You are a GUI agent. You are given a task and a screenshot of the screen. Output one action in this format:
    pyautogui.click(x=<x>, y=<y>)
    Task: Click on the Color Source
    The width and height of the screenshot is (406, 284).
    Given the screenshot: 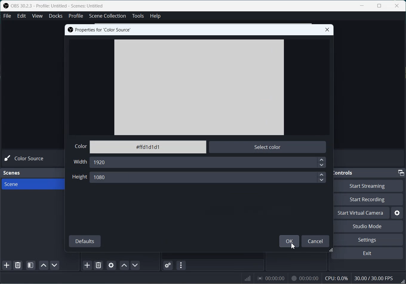 What is the action you would take?
    pyautogui.click(x=27, y=158)
    